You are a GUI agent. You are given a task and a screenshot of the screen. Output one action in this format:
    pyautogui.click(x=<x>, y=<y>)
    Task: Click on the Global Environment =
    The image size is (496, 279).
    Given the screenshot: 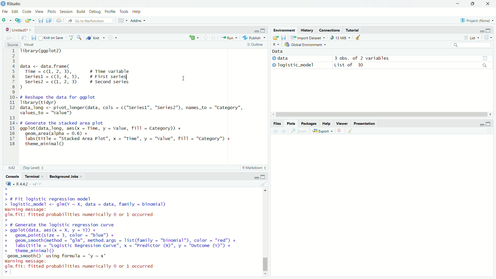 What is the action you would take?
    pyautogui.click(x=304, y=45)
    